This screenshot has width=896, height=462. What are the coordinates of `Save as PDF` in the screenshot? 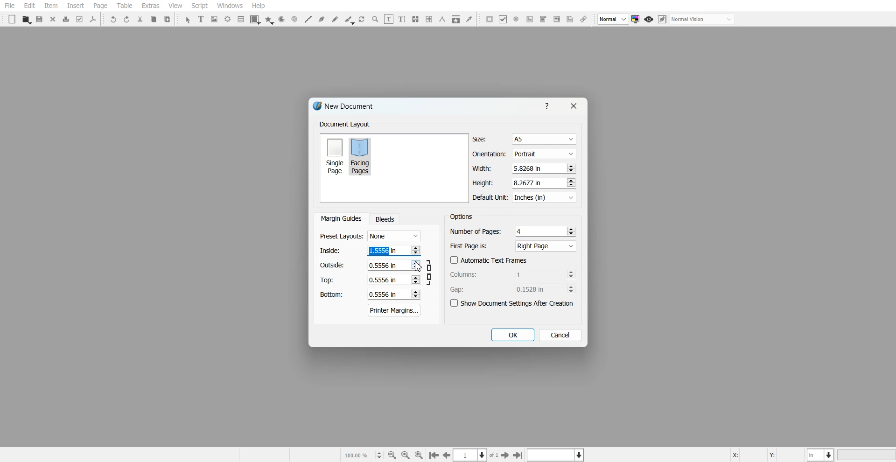 It's located at (93, 19).